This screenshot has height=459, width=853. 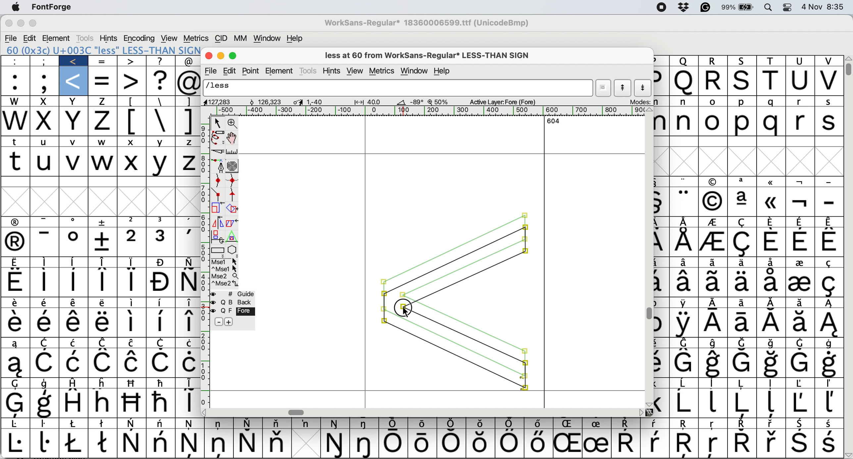 I want to click on -, so click(x=47, y=242).